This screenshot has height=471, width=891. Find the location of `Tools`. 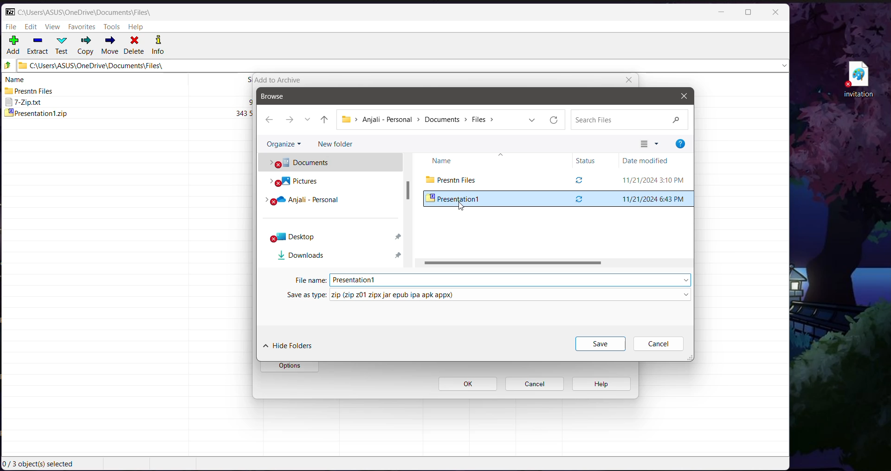

Tools is located at coordinates (111, 27).